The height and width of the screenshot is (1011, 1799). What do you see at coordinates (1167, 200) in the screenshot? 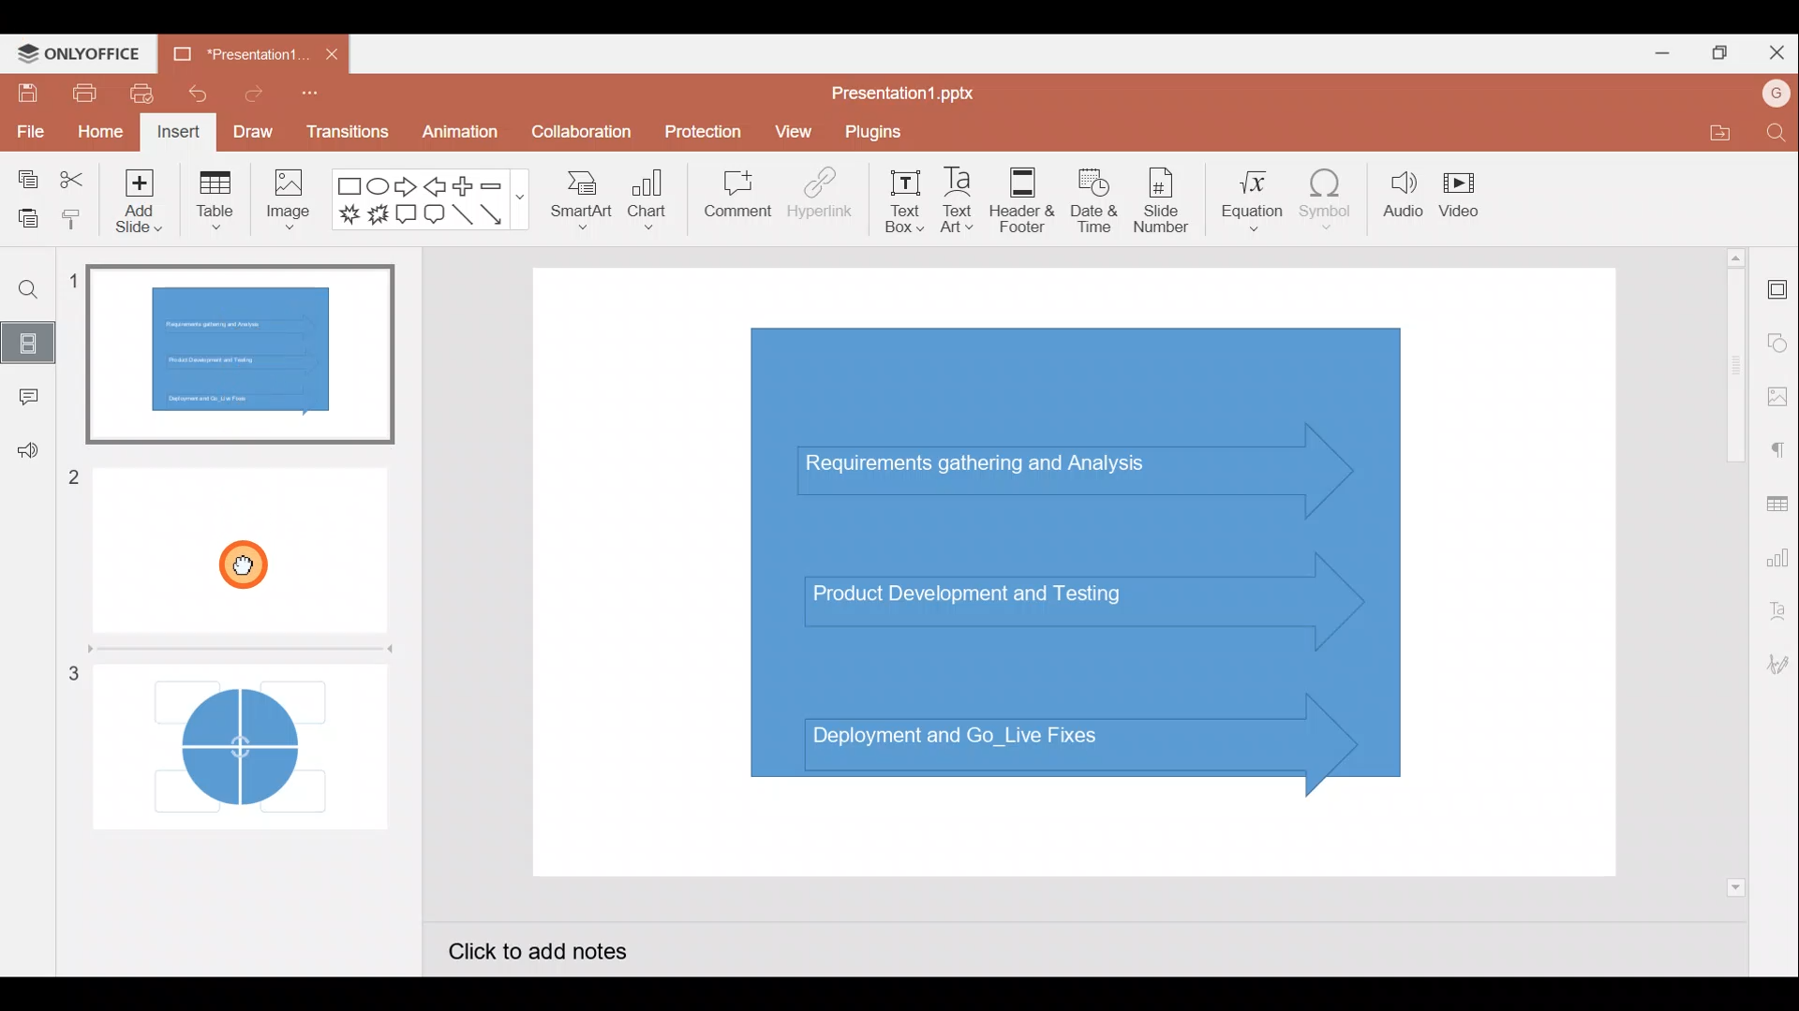
I see `Slide number` at bounding box center [1167, 200].